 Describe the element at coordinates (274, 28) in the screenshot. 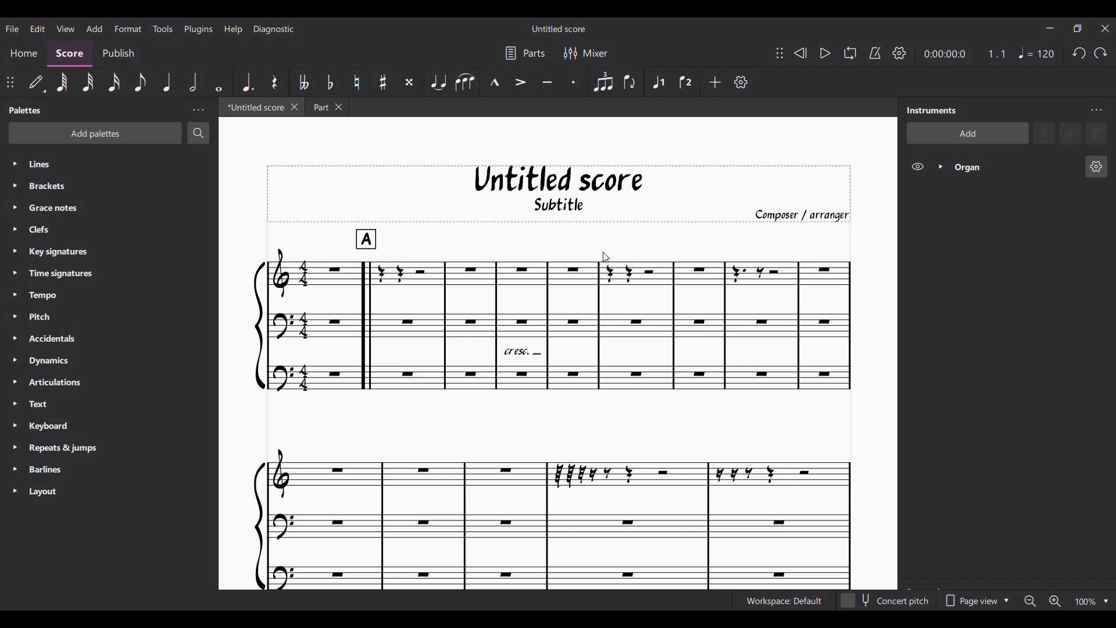

I see `Diagnostic menu` at that location.